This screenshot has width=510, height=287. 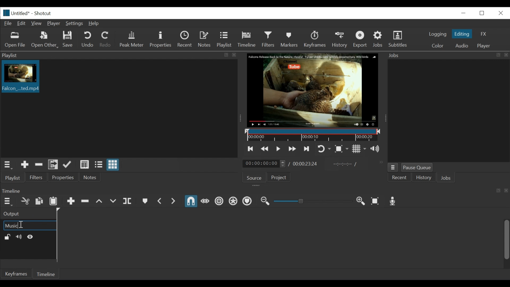 What do you see at coordinates (144, 201) in the screenshot?
I see `Create or Edit Marker` at bounding box center [144, 201].